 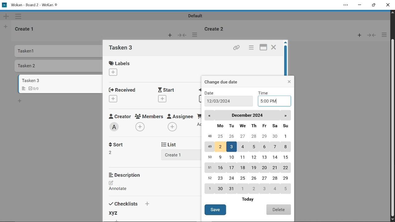 I want to click on Sort, so click(x=114, y=152).